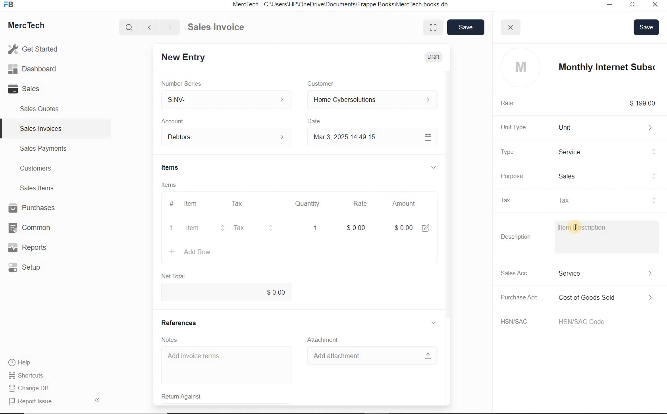 This screenshot has width=667, height=414. I want to click on profile logo, so click(519, 67).